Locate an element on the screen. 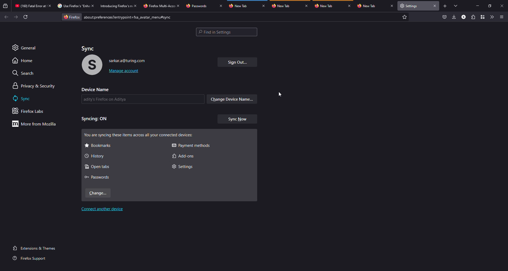  manage is located at coordinates (124, 70).